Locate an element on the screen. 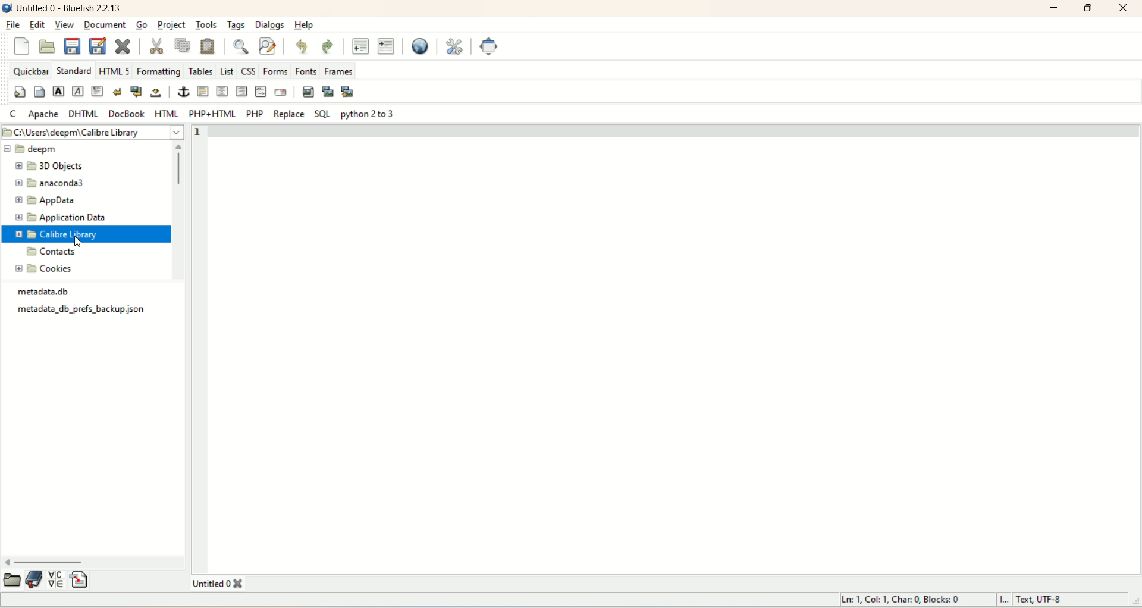 Image resolution: width=1142 pixels, height=608 pixels. quickbar is located at coordinates (29, 71).